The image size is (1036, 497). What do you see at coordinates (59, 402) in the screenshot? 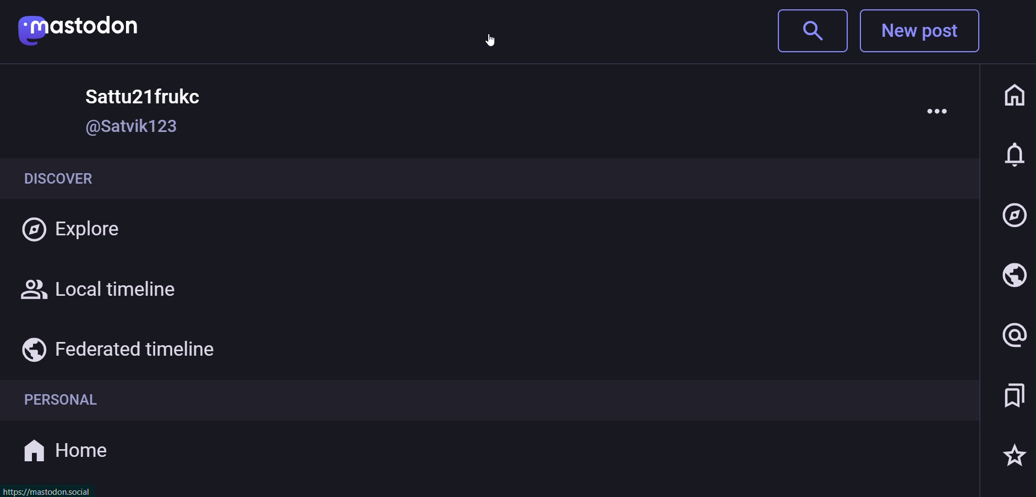
I see `personal` at bounding box center [59, 402].